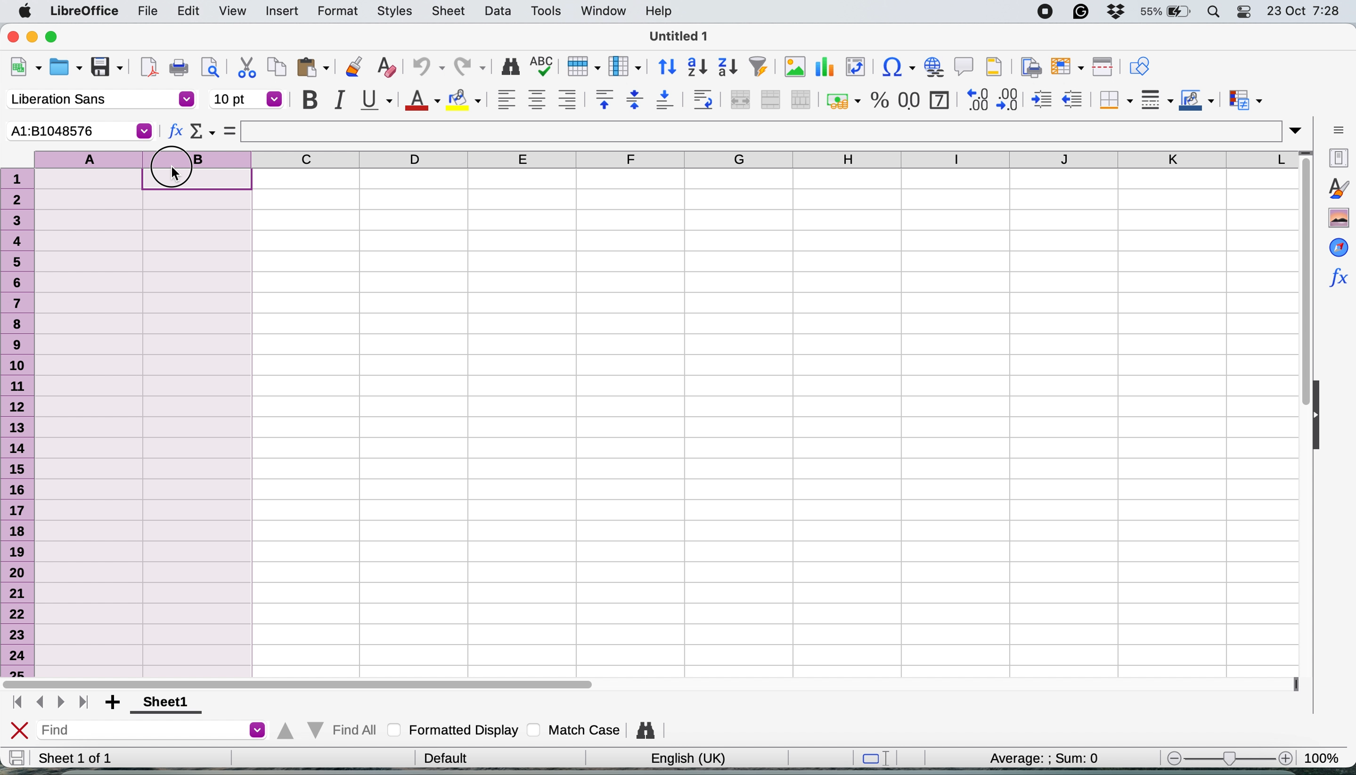 The height and width of the screenshot is (775, 1356). I want to click on rows, so click(18, 418).